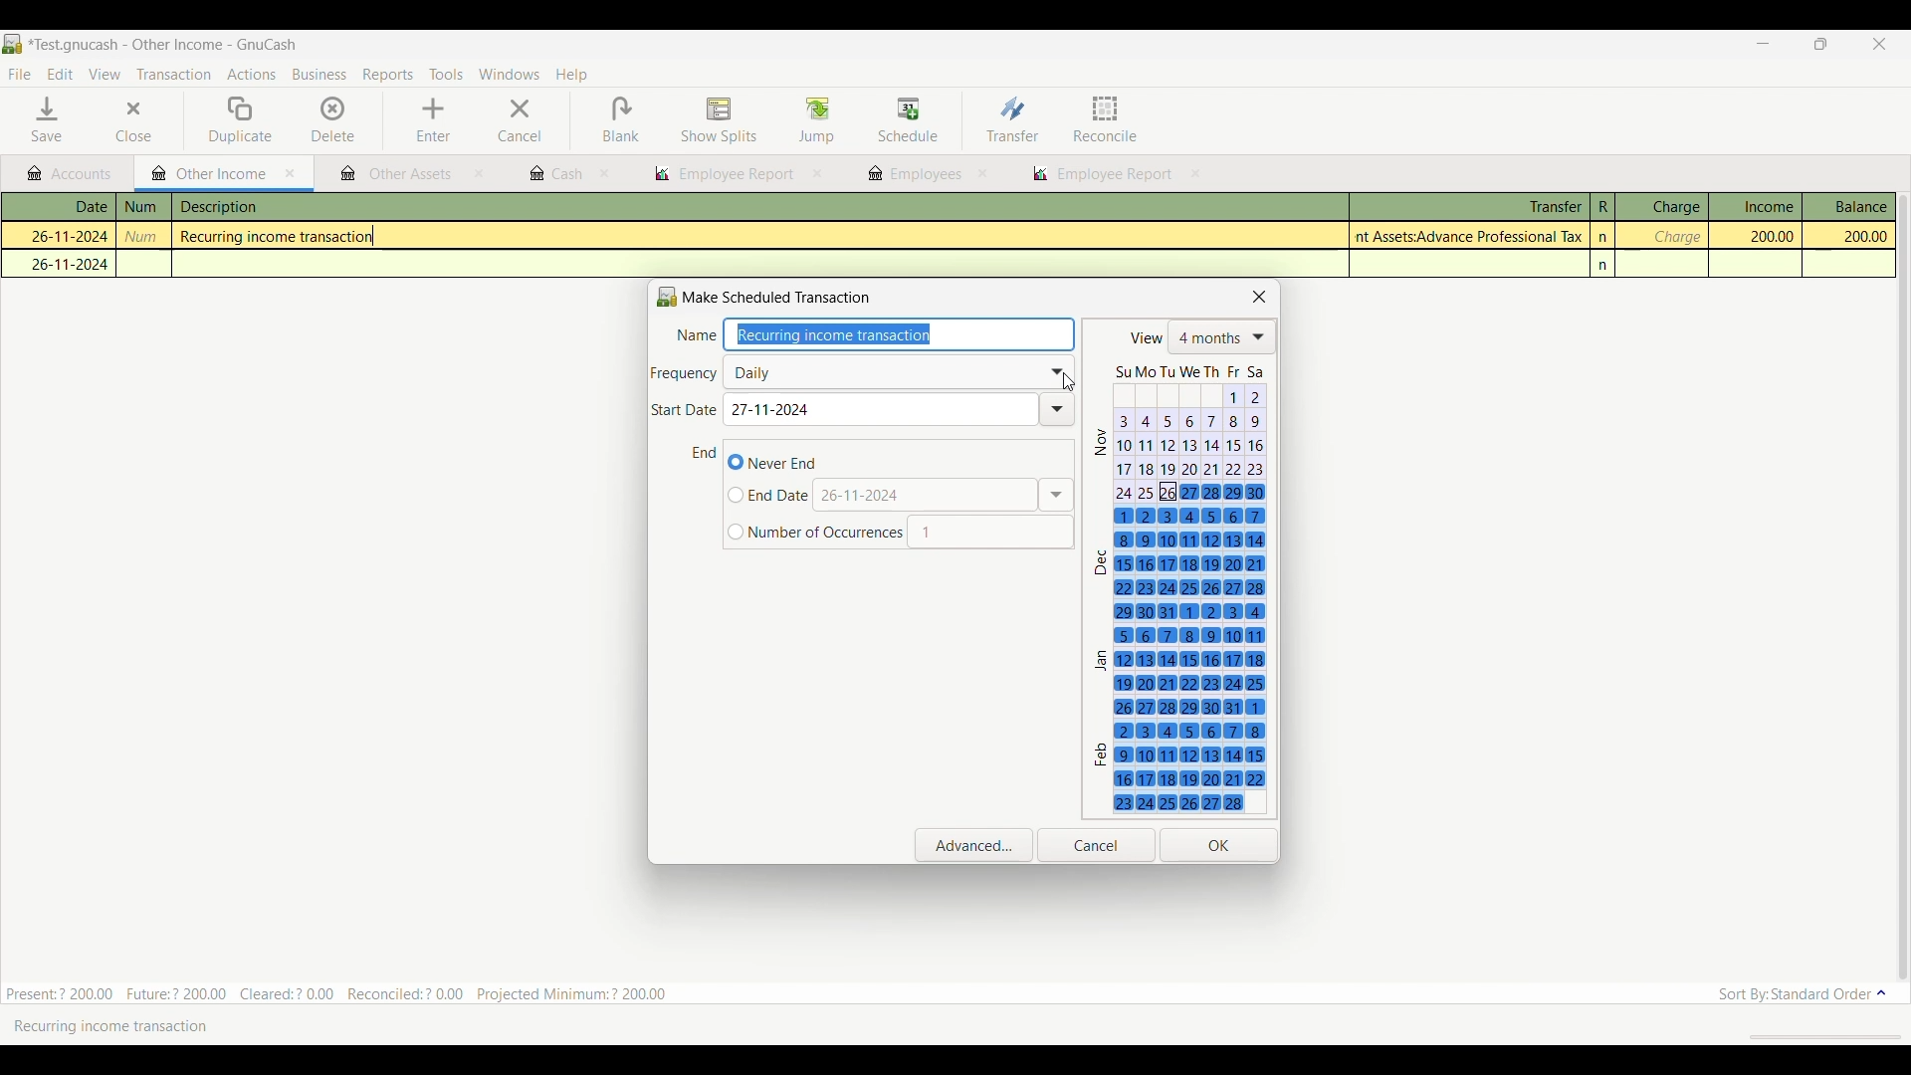 The width and height of the screenshot is (1911, 1075). Describe the element at coordinates (913, 174) in the screenshot. I see `employees` at that location.